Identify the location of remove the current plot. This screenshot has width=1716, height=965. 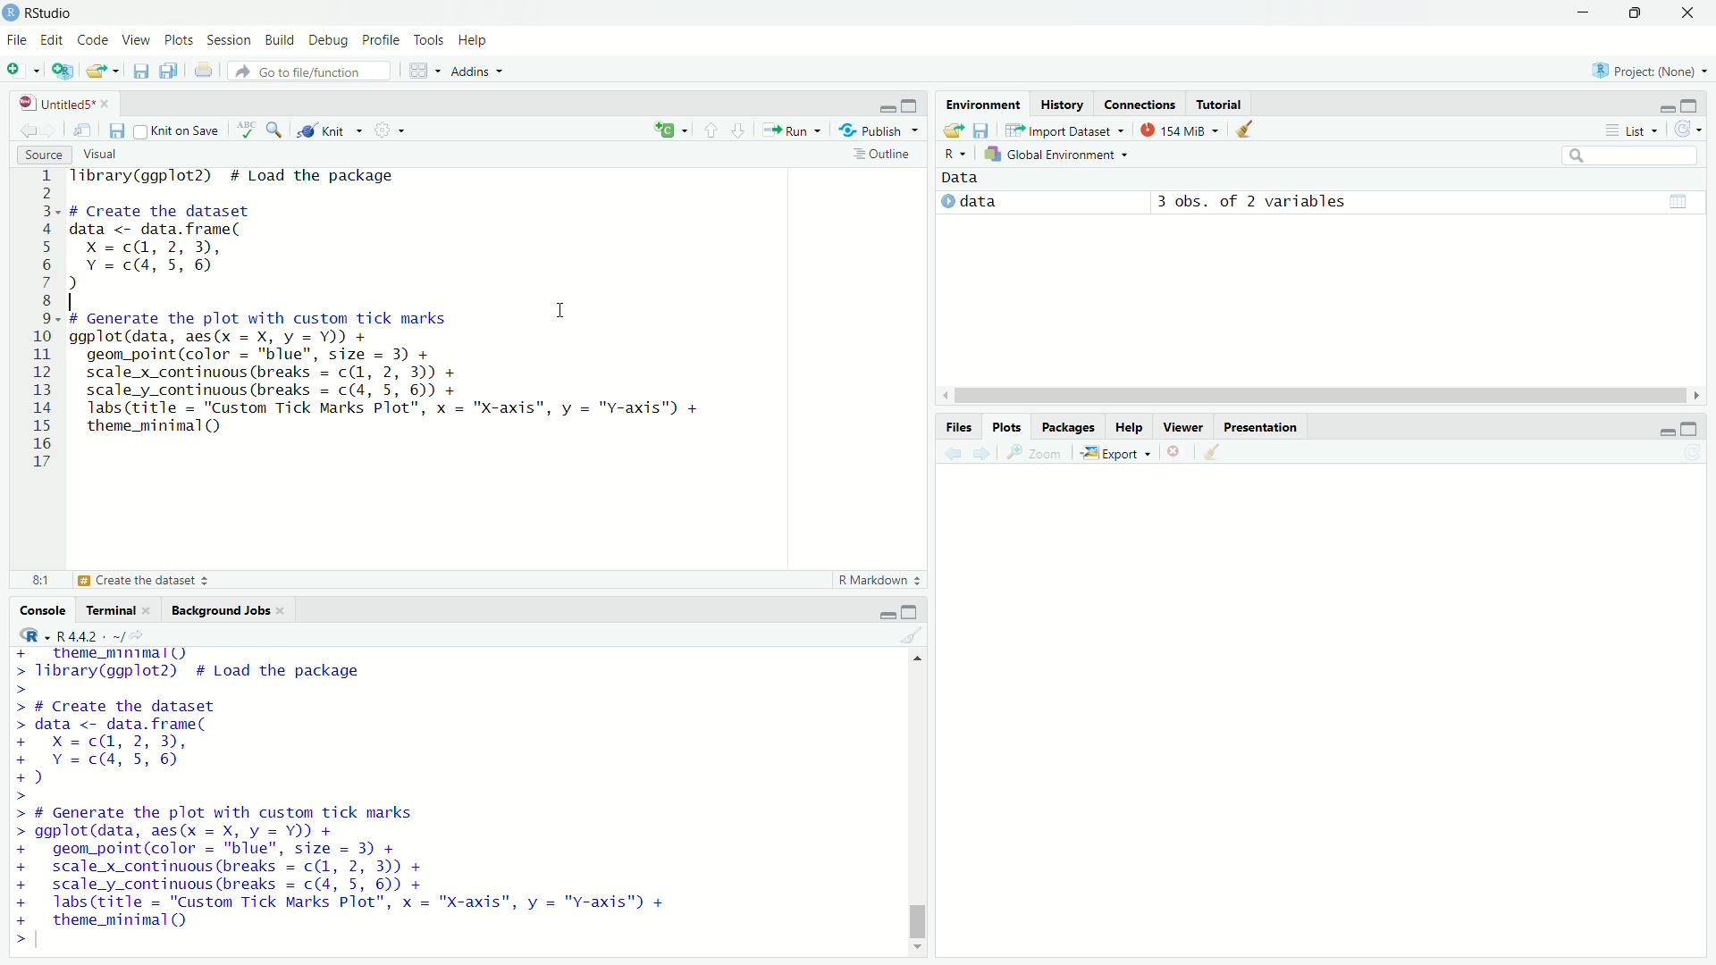
(1176, 452).